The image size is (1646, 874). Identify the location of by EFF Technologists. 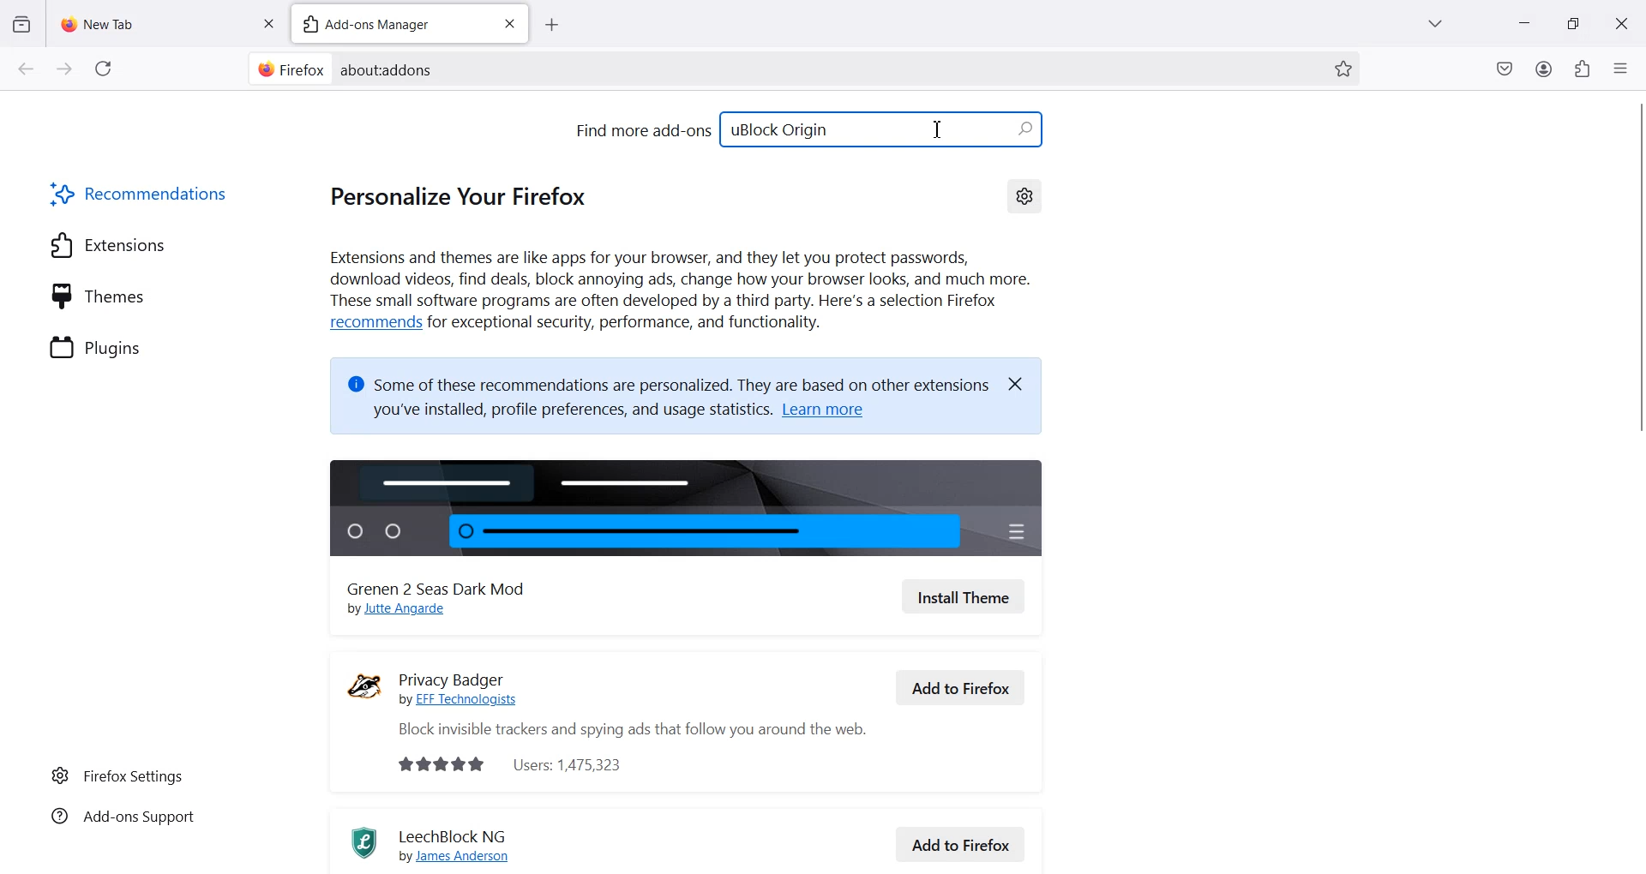
(466, 700).